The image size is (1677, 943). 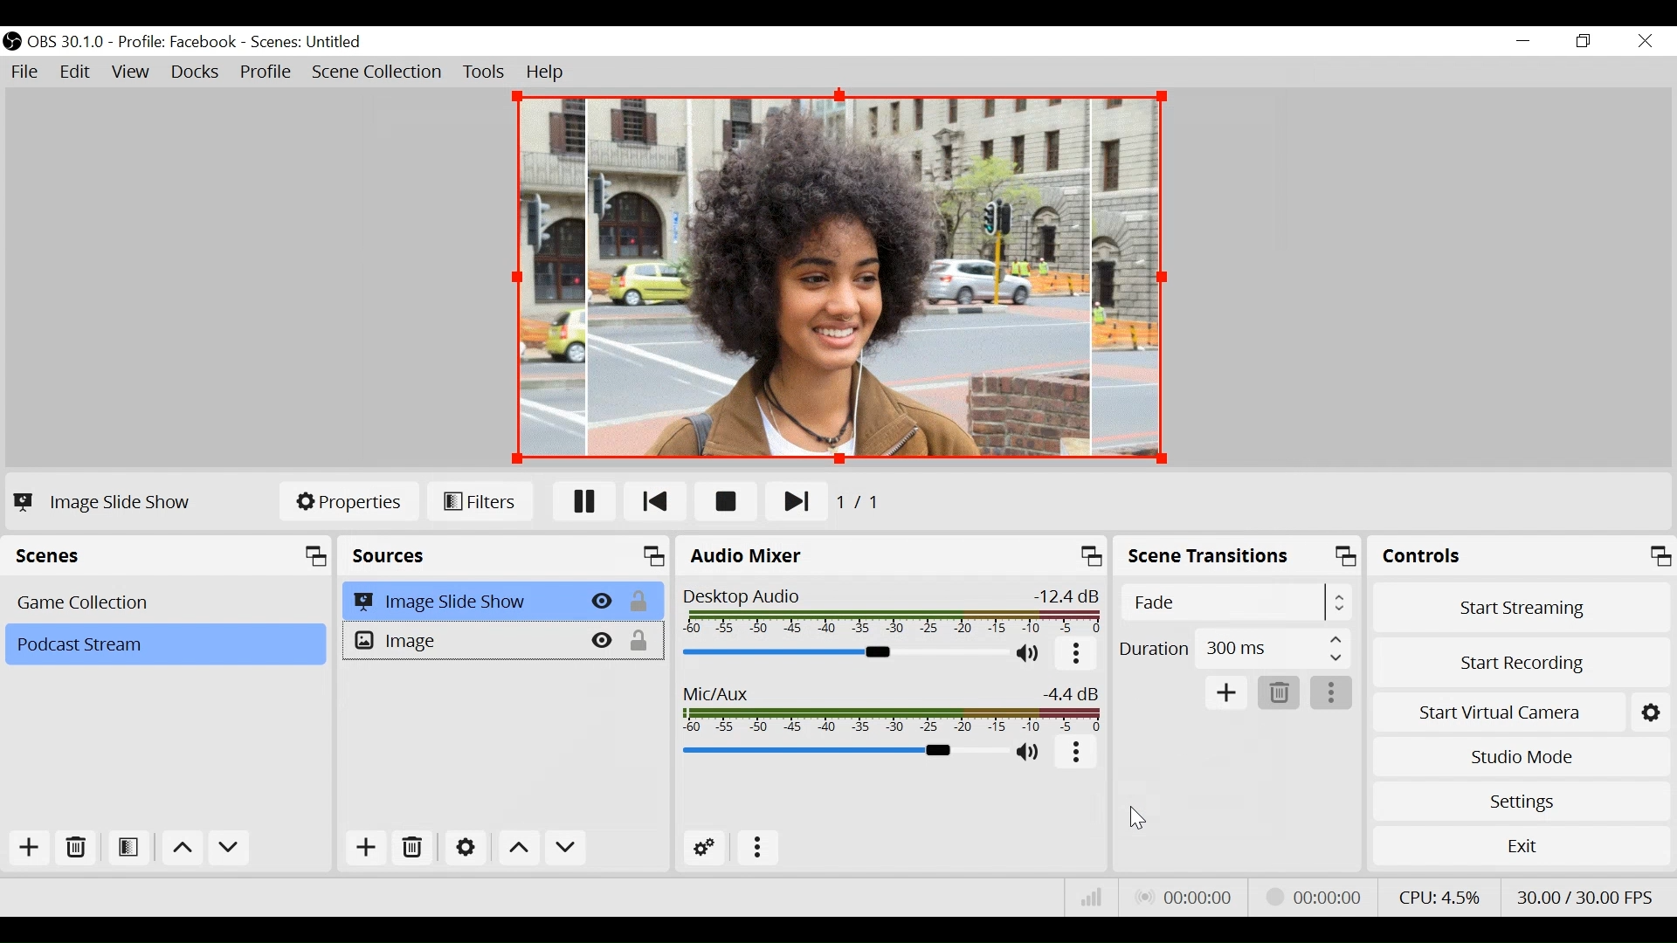 What do you see at coordinates (1522, 754) in the screenshot?
I see `Studio Mode` at bounding box center [1522, 754].